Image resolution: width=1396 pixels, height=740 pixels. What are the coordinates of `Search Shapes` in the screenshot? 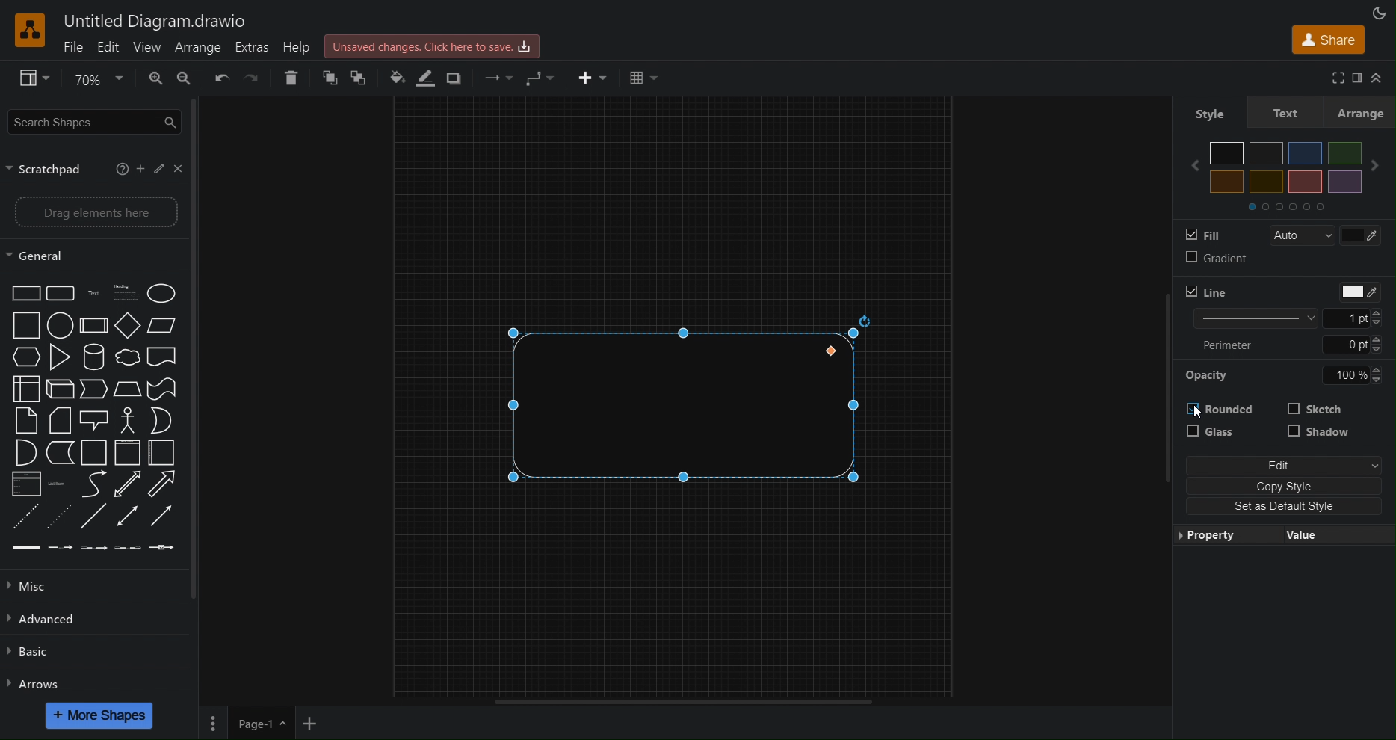 It's located at (93, 123).